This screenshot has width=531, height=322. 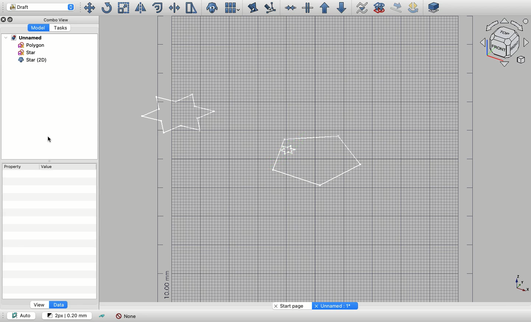 What do you see at coordinates (55, 19) in the screenshot?
I see `Combo view` at bounding box center [55, 19].